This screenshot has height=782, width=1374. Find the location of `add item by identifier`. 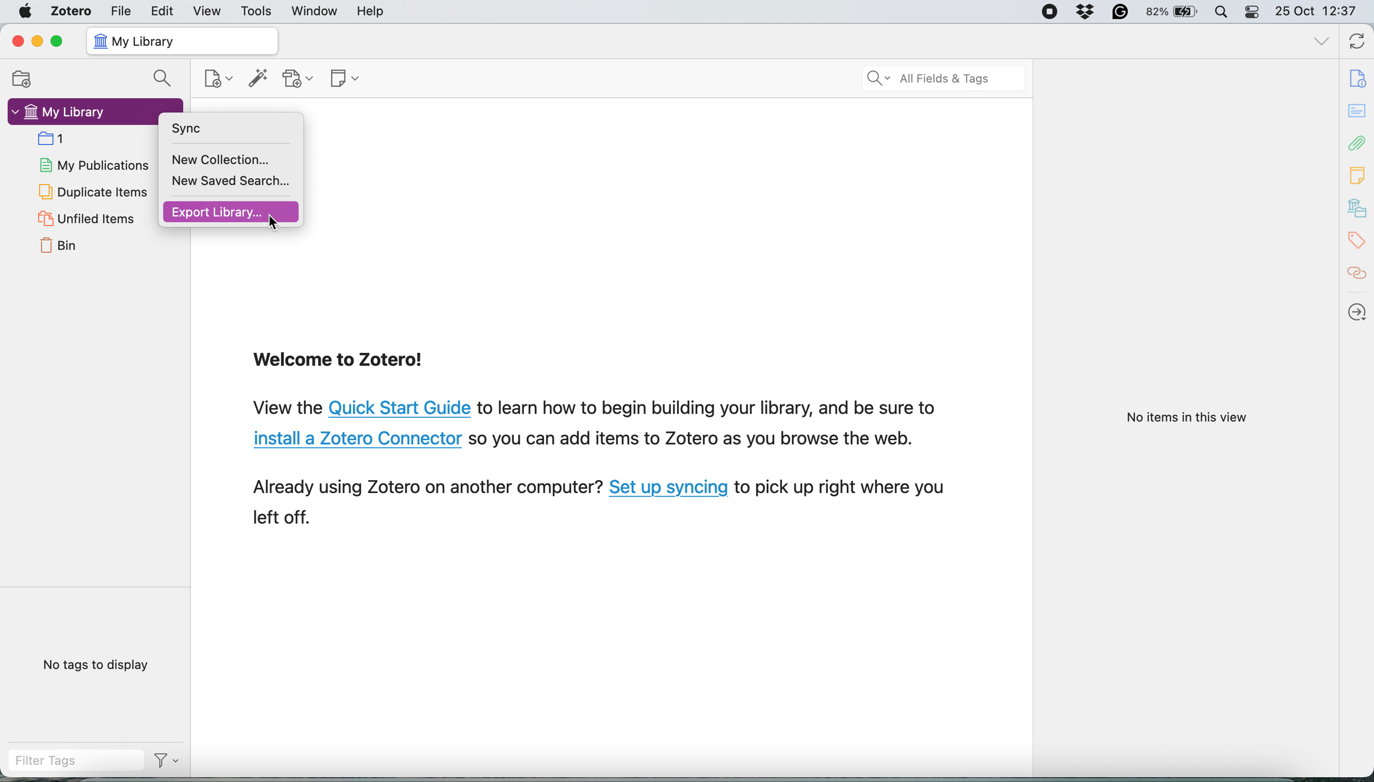

add item by identifier is located at coordinates (260, 79).